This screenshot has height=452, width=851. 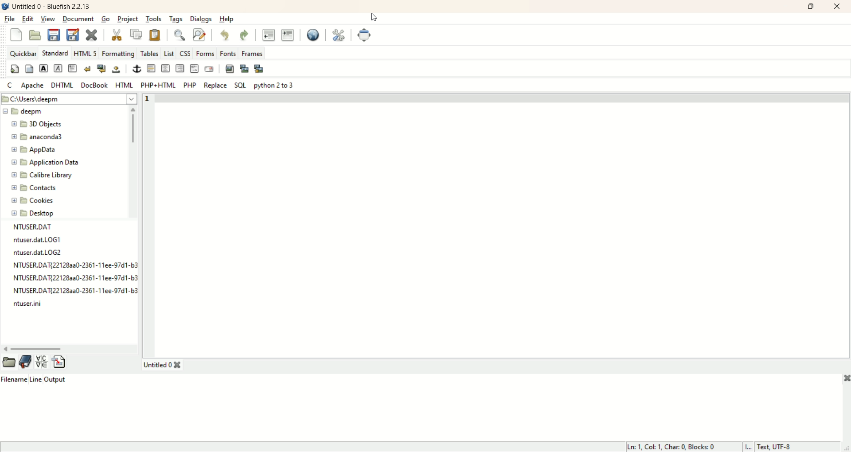 What do you see at coordinates (164, 366) in the screenshot?
I see `untitled` at bounding box center [164, 366].